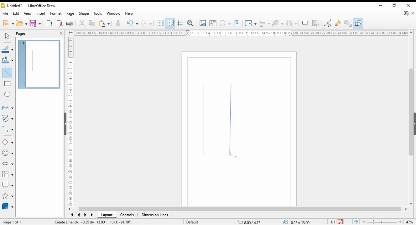 Image resolution: width=416 pixels, height=225 pixels. Describe the element at coordinates (413, 13) in the screenshot. I see `close document` at that location.